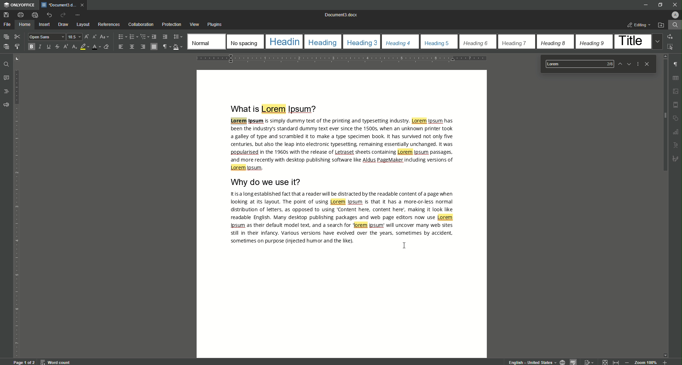 The height and width of the screenshot is (365, 682). What do you see at coordinates (637, 64) in the screenshot?
I see `More Actions` at bounding box center [637, 64].